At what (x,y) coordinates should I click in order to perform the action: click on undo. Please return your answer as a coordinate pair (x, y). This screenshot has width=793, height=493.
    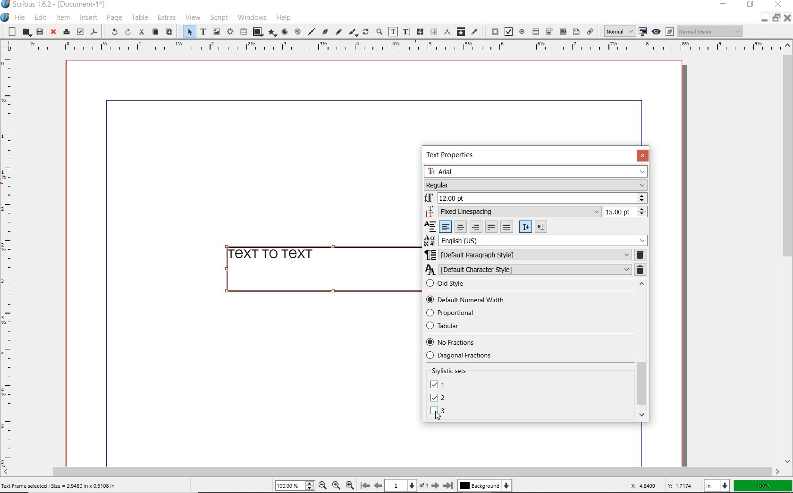
    Looking at the image, I should click on (110, 31).